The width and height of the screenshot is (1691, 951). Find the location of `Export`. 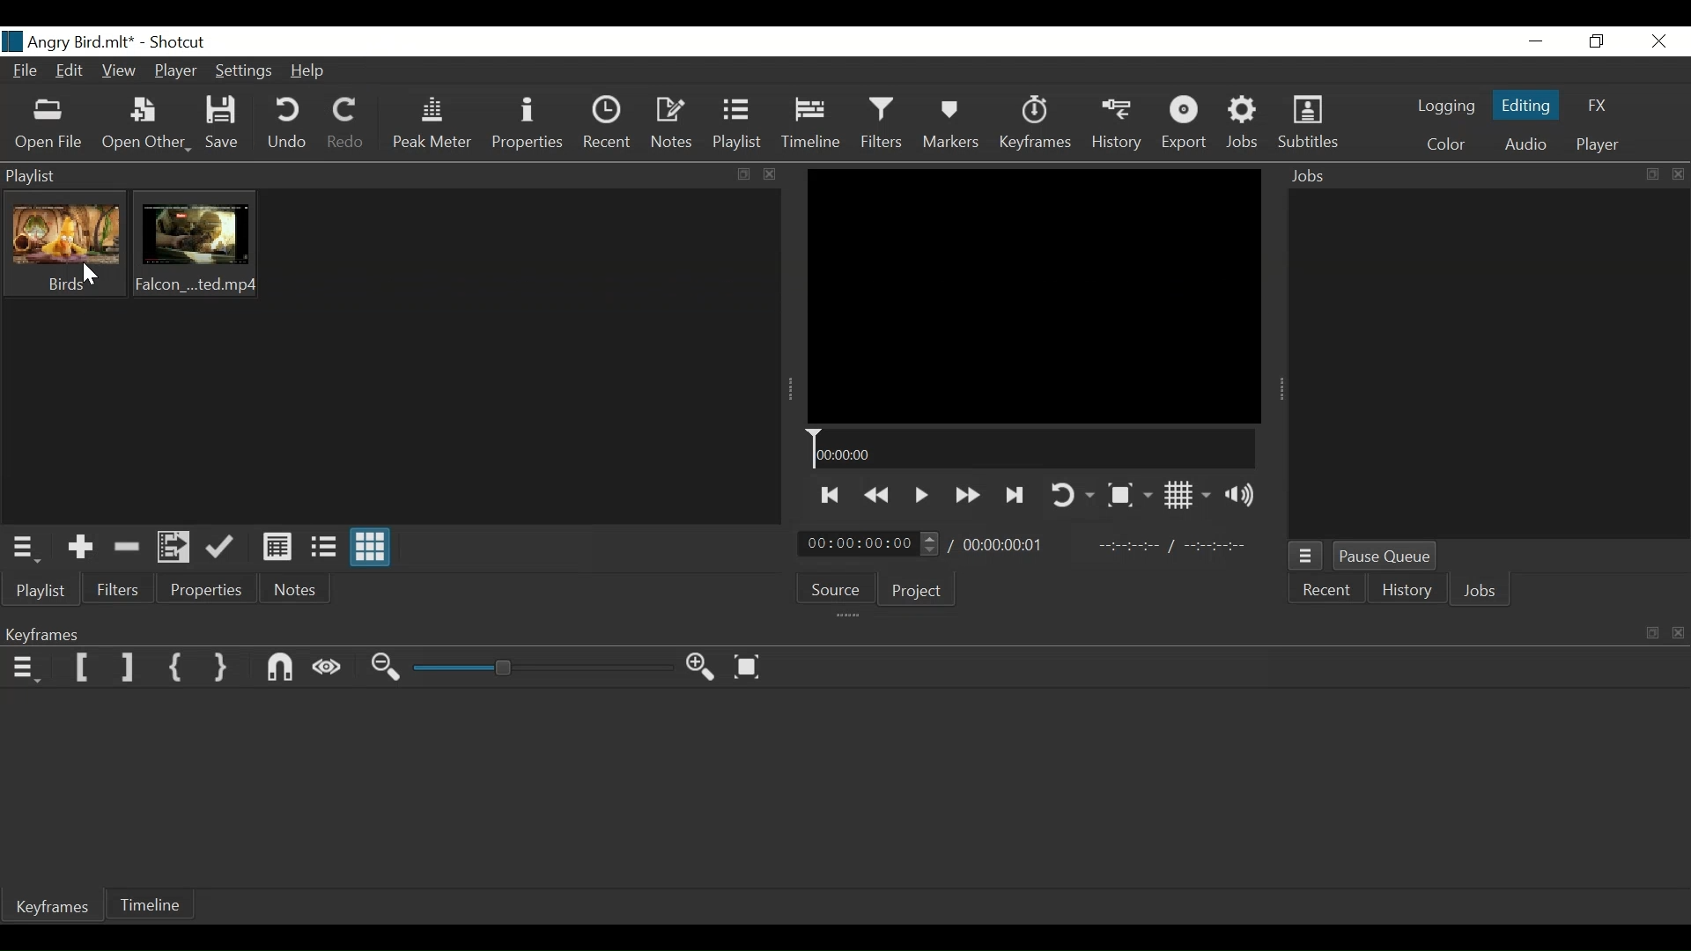

Export is located at coordinates (1182, 126).